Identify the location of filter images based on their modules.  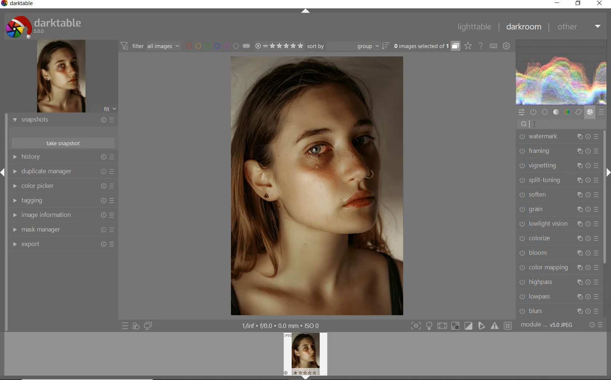
(150, 46).